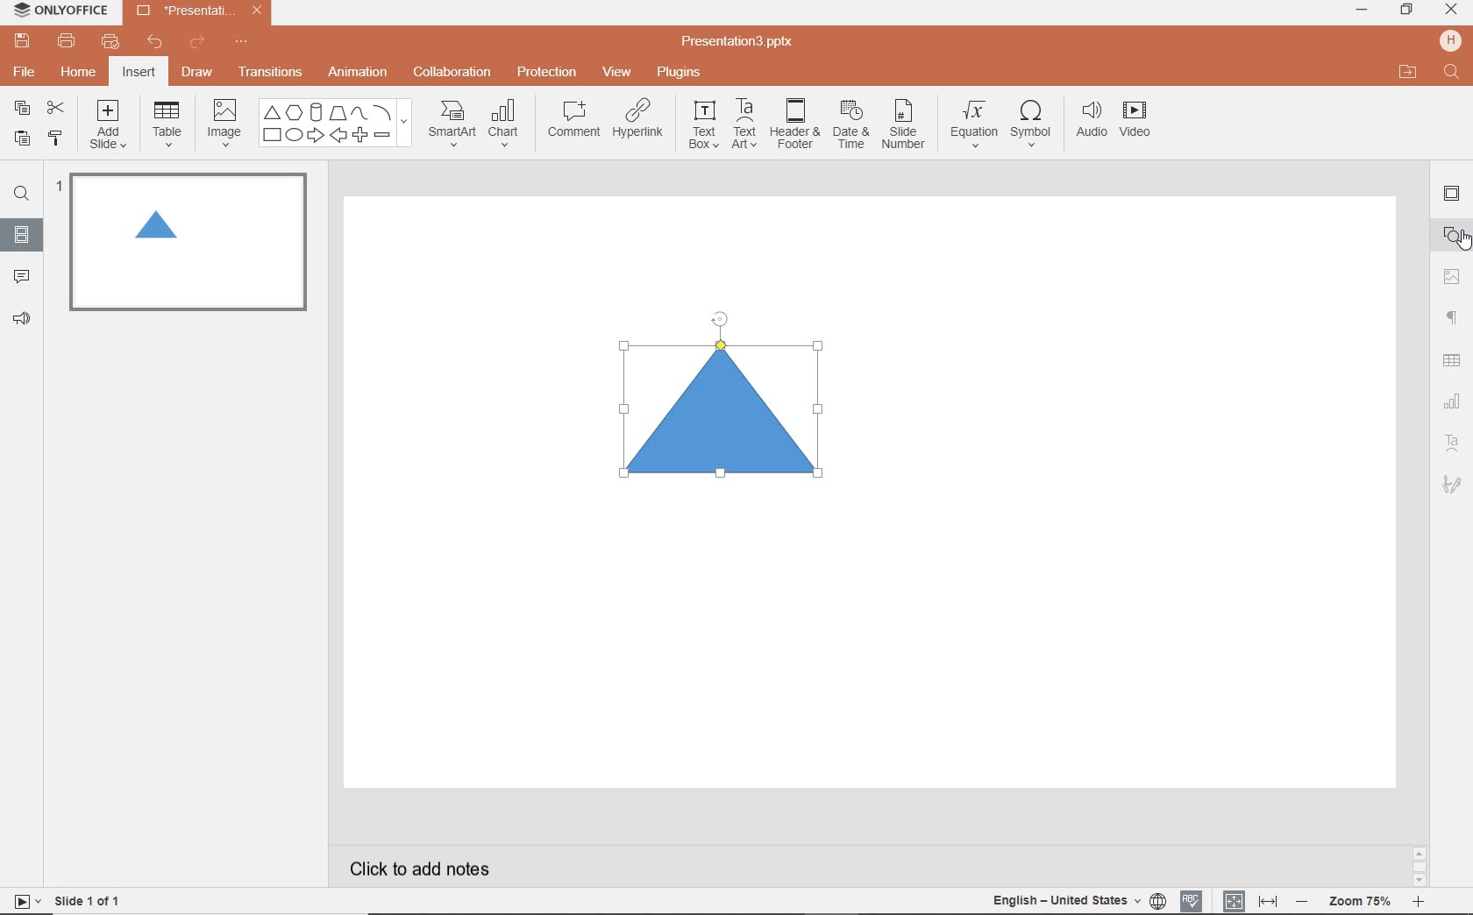 This screenshot has height=915, width=1473. Describe the element at coordinates (458, 74) in the screenshot. I see `COLLABORATION` at that location.